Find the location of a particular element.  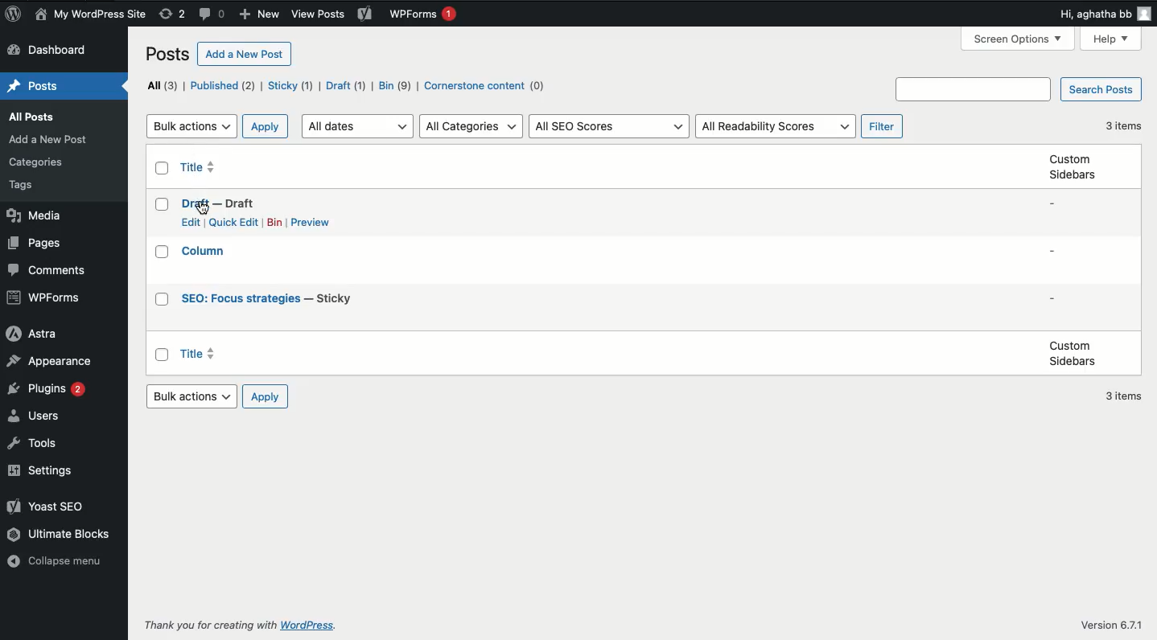

Yoast is located at coordinates (367, 14).